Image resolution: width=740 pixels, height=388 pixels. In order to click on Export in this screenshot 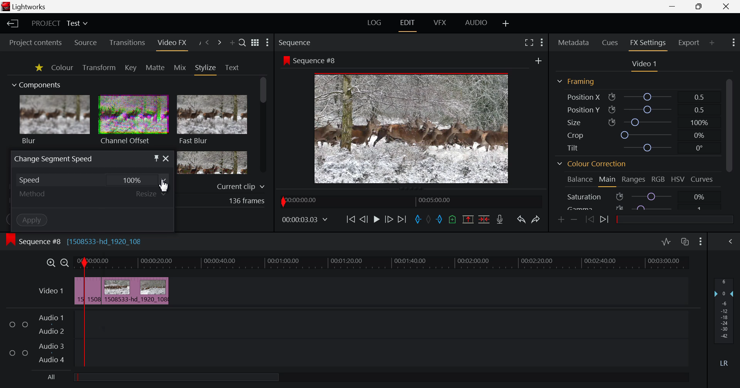, I will do `click(690, 42)`.